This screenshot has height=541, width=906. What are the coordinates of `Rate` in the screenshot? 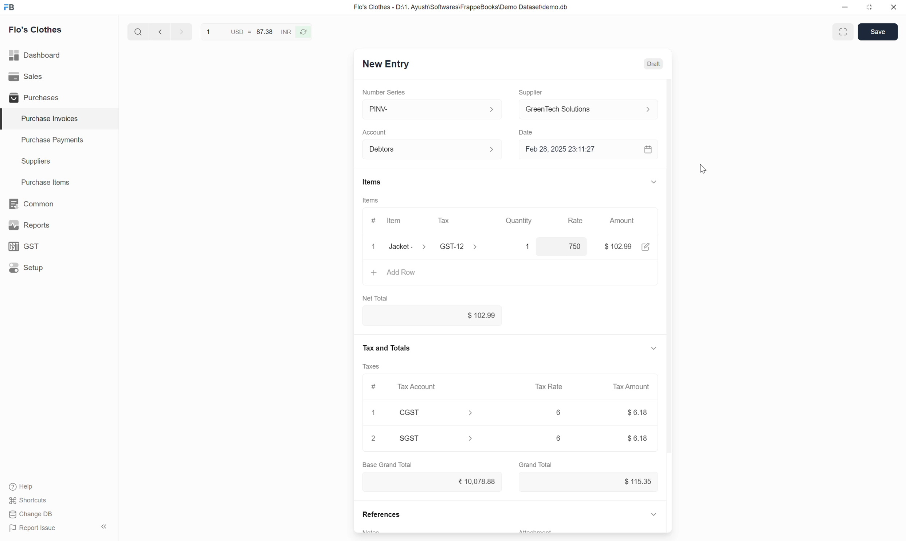 It's located at (577, 218).